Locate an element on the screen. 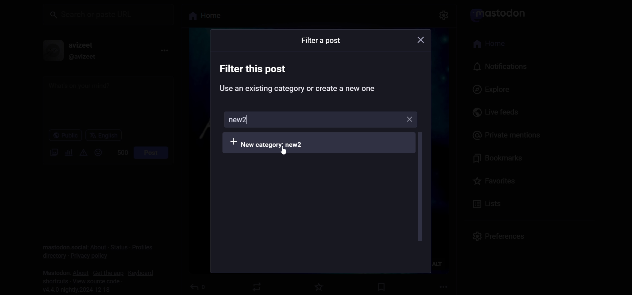  close is located at coordinates (418, 41).